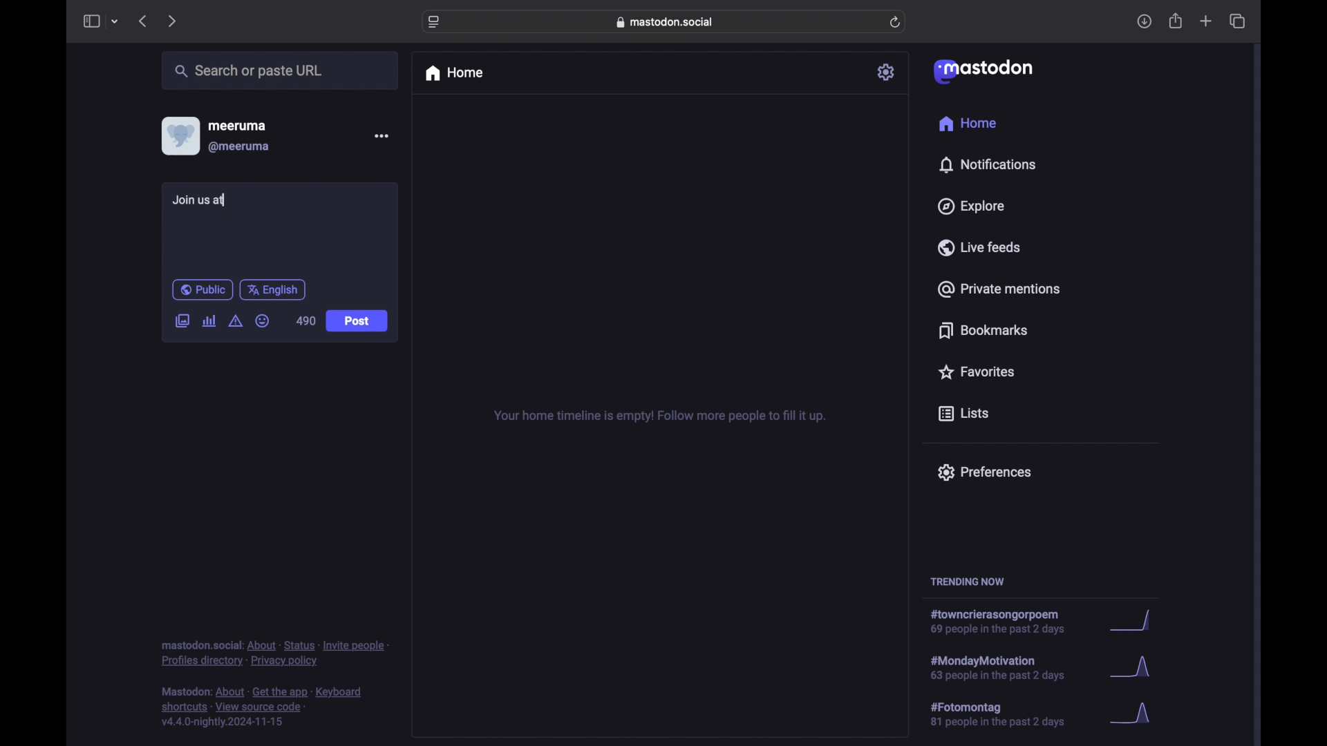 This screenshot has width=1327, height=746. I want to click on add content warning, so click(235, 321).